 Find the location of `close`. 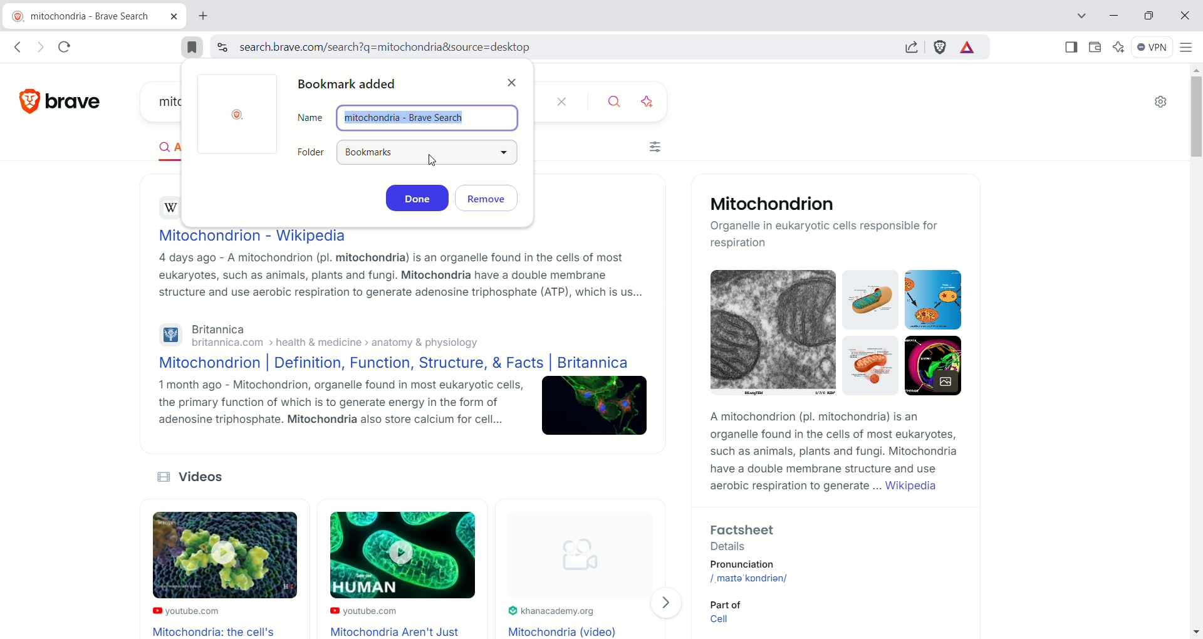

close is located at coordinates (514, 79).